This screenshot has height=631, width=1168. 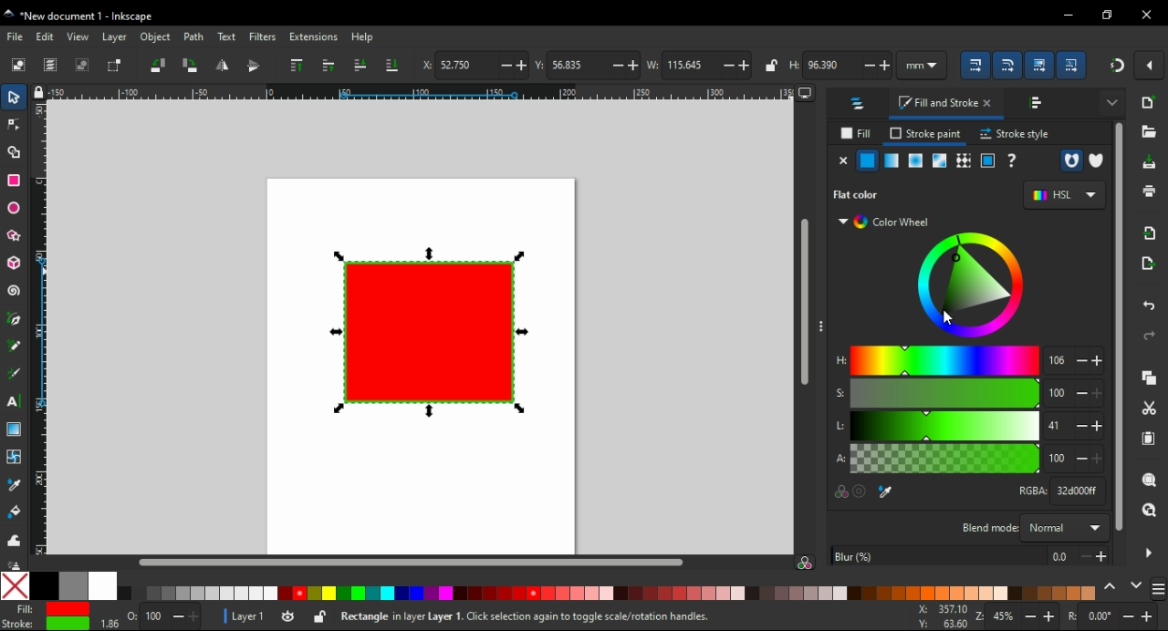 What do you see at coordinates (227, 36) in the screenshot?
I see `text` at bounding box center [227, 36].